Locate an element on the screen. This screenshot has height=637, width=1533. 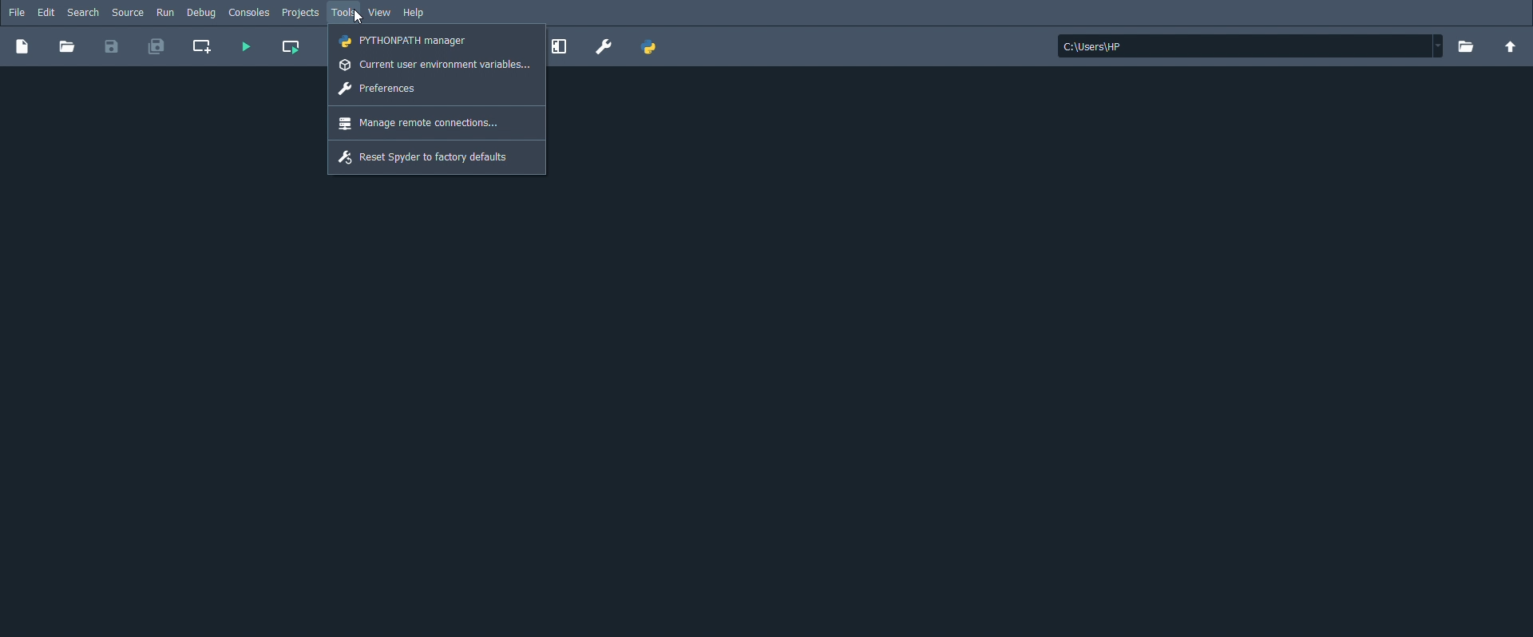
Consoles is located at coordinates (251, 14).